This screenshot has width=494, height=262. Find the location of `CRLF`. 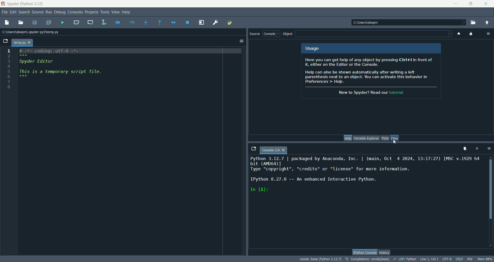

CRLF is located at coordinates (459, 259).